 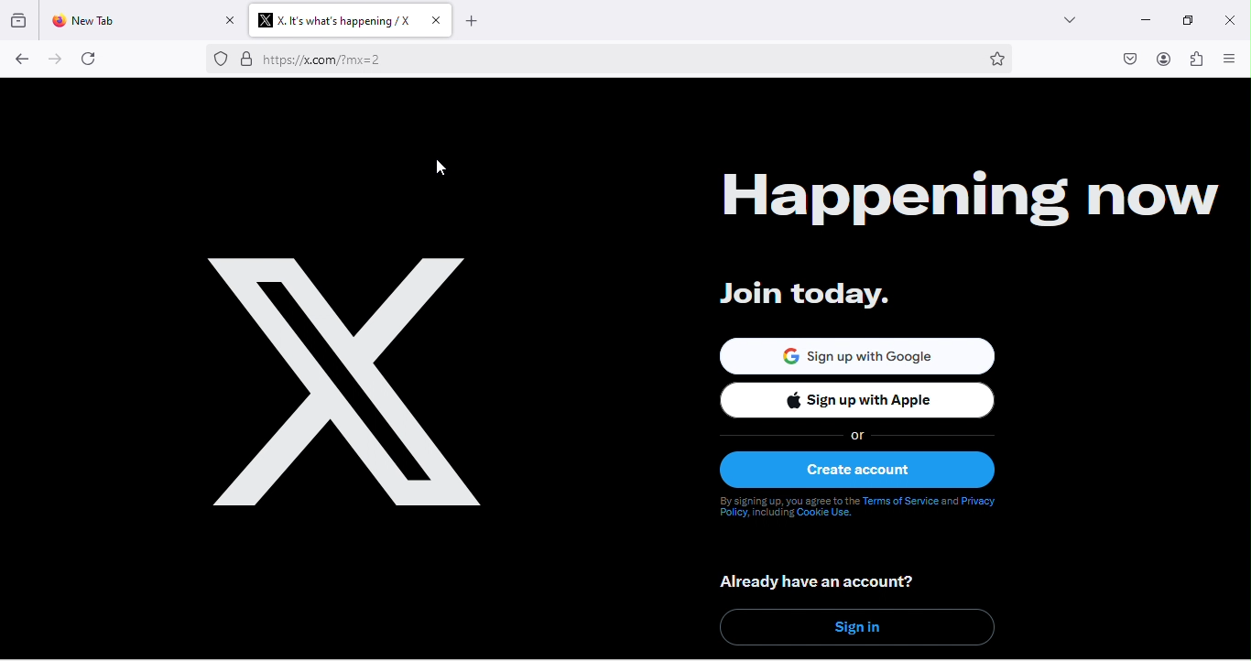 I want to click on bookmark, so click(x=988, y=60).